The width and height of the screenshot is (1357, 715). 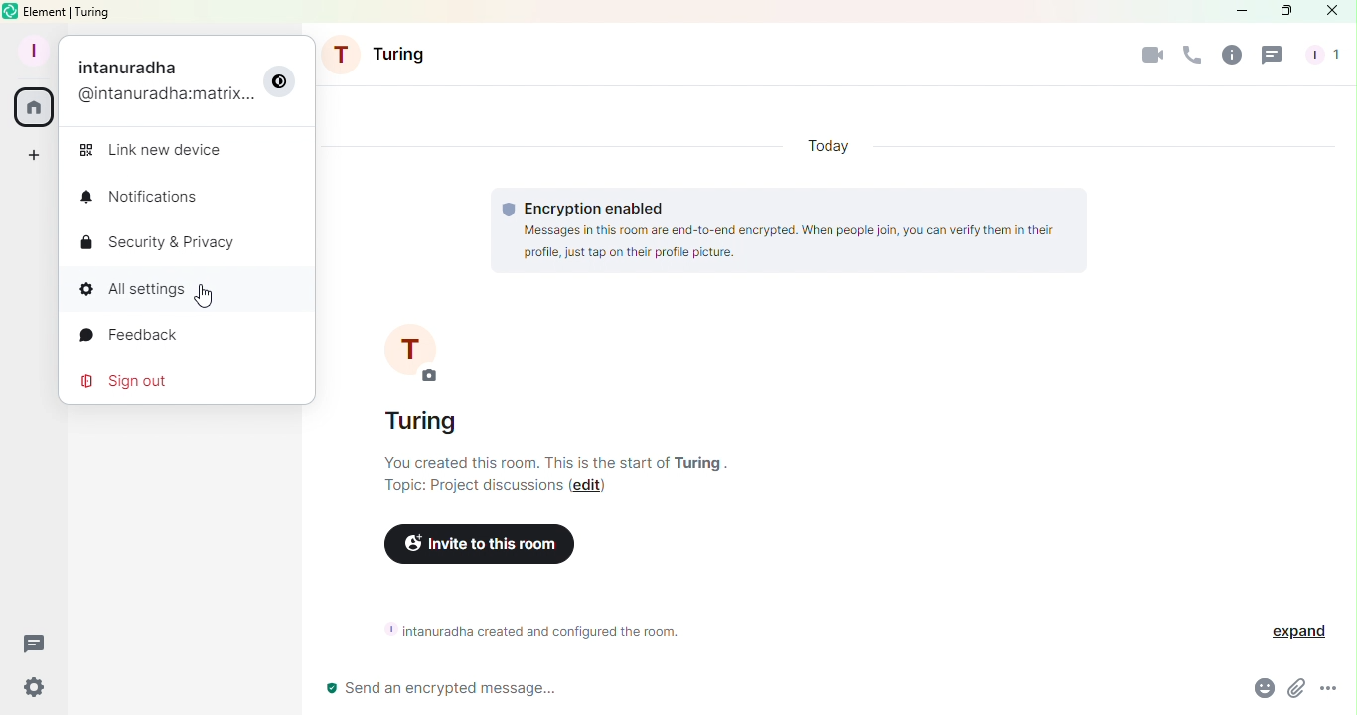 I want to click on Topic, so click(x=474, y=485).